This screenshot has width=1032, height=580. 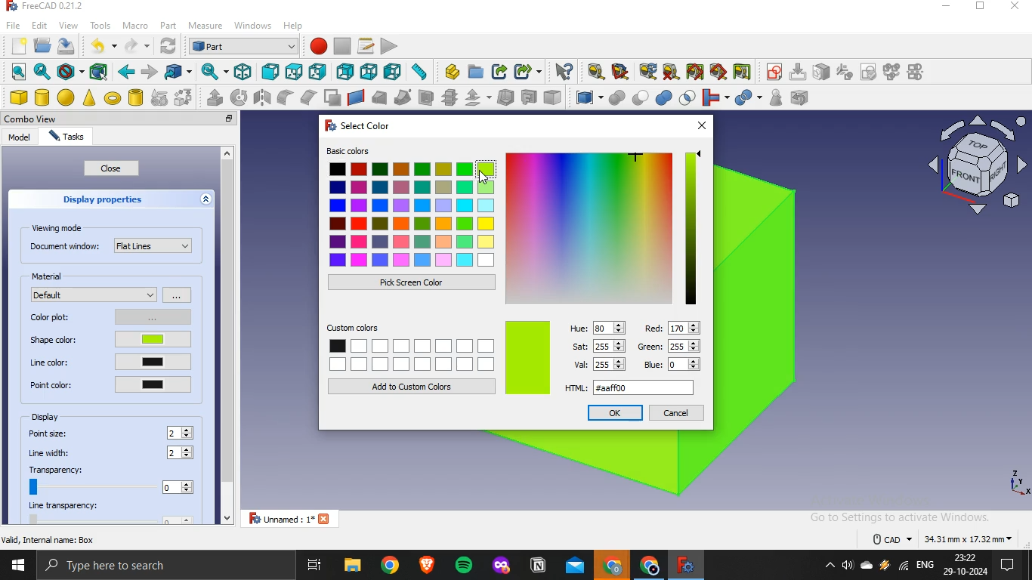 What do you see at coordinates (317, 72) in the screenshot?
I see `right` at bounding box center [317, 72].